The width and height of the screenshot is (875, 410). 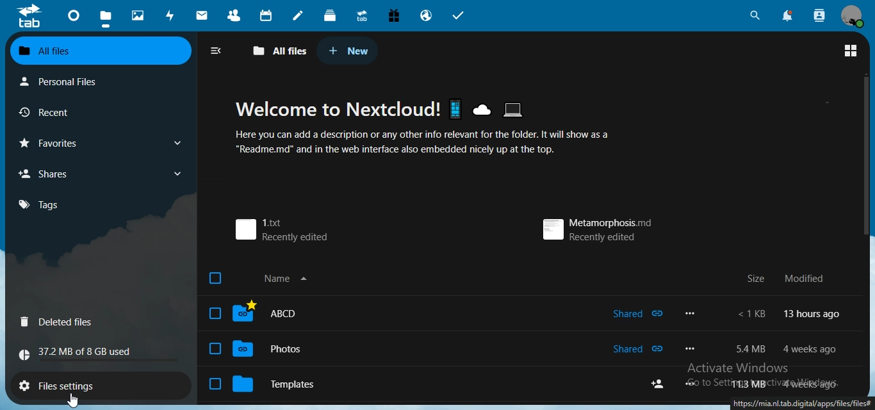 I want to click on shared, so click(x=639, y=313).